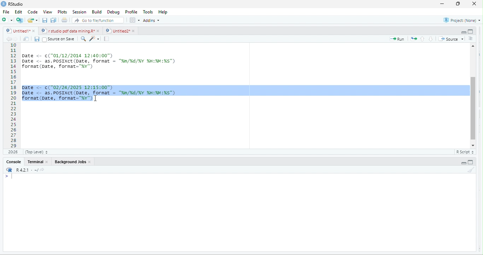 This screenshot has width=483, height=255. I want to click on Source , so click(452, 39).